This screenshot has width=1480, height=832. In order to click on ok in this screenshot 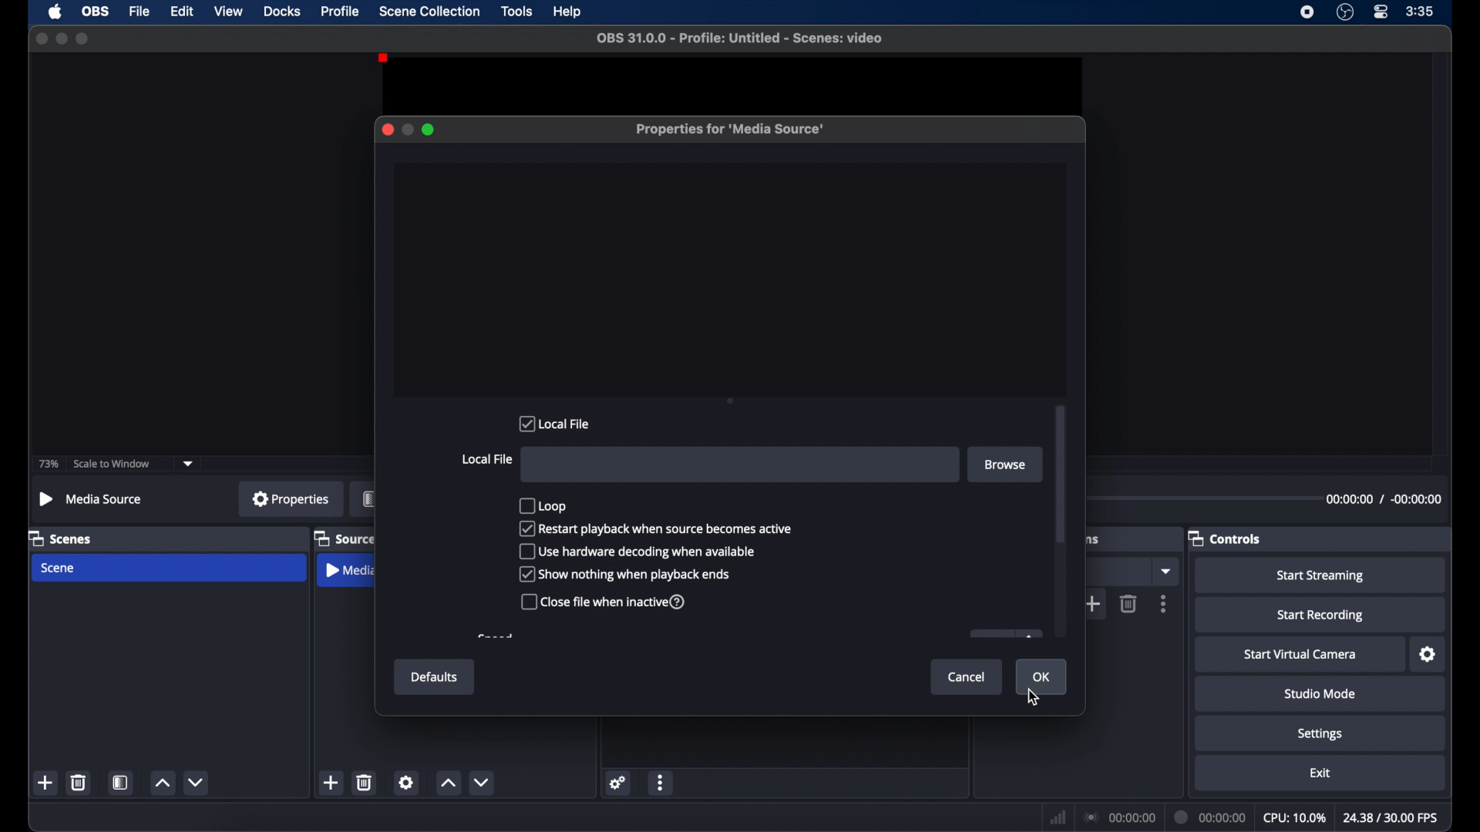, I will do `click(1042, 678)`.